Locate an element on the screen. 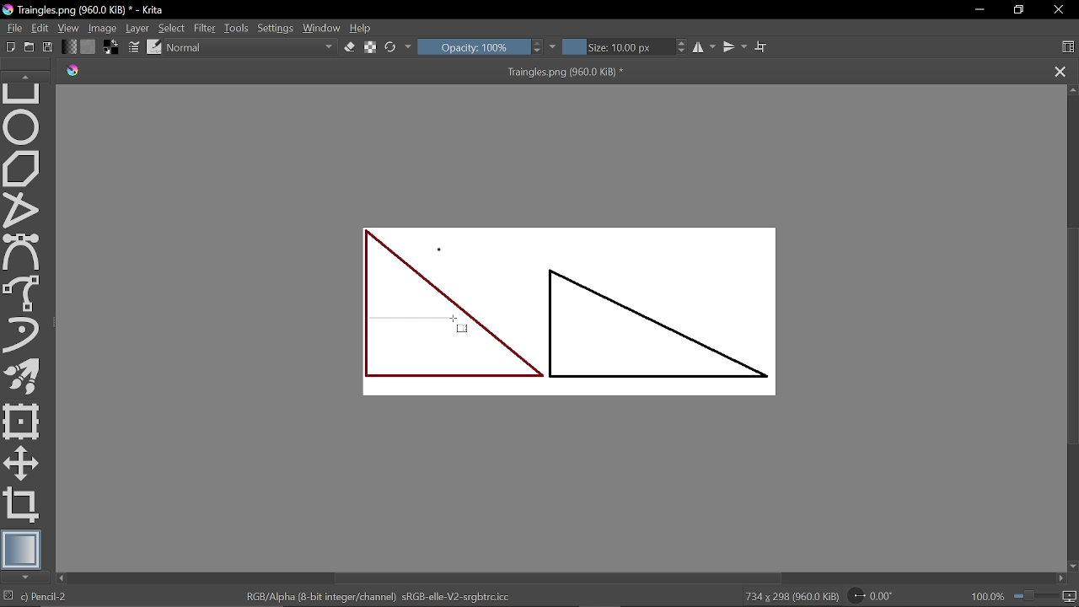  Vertical scrollbar is located at coordinates (1071, 336).